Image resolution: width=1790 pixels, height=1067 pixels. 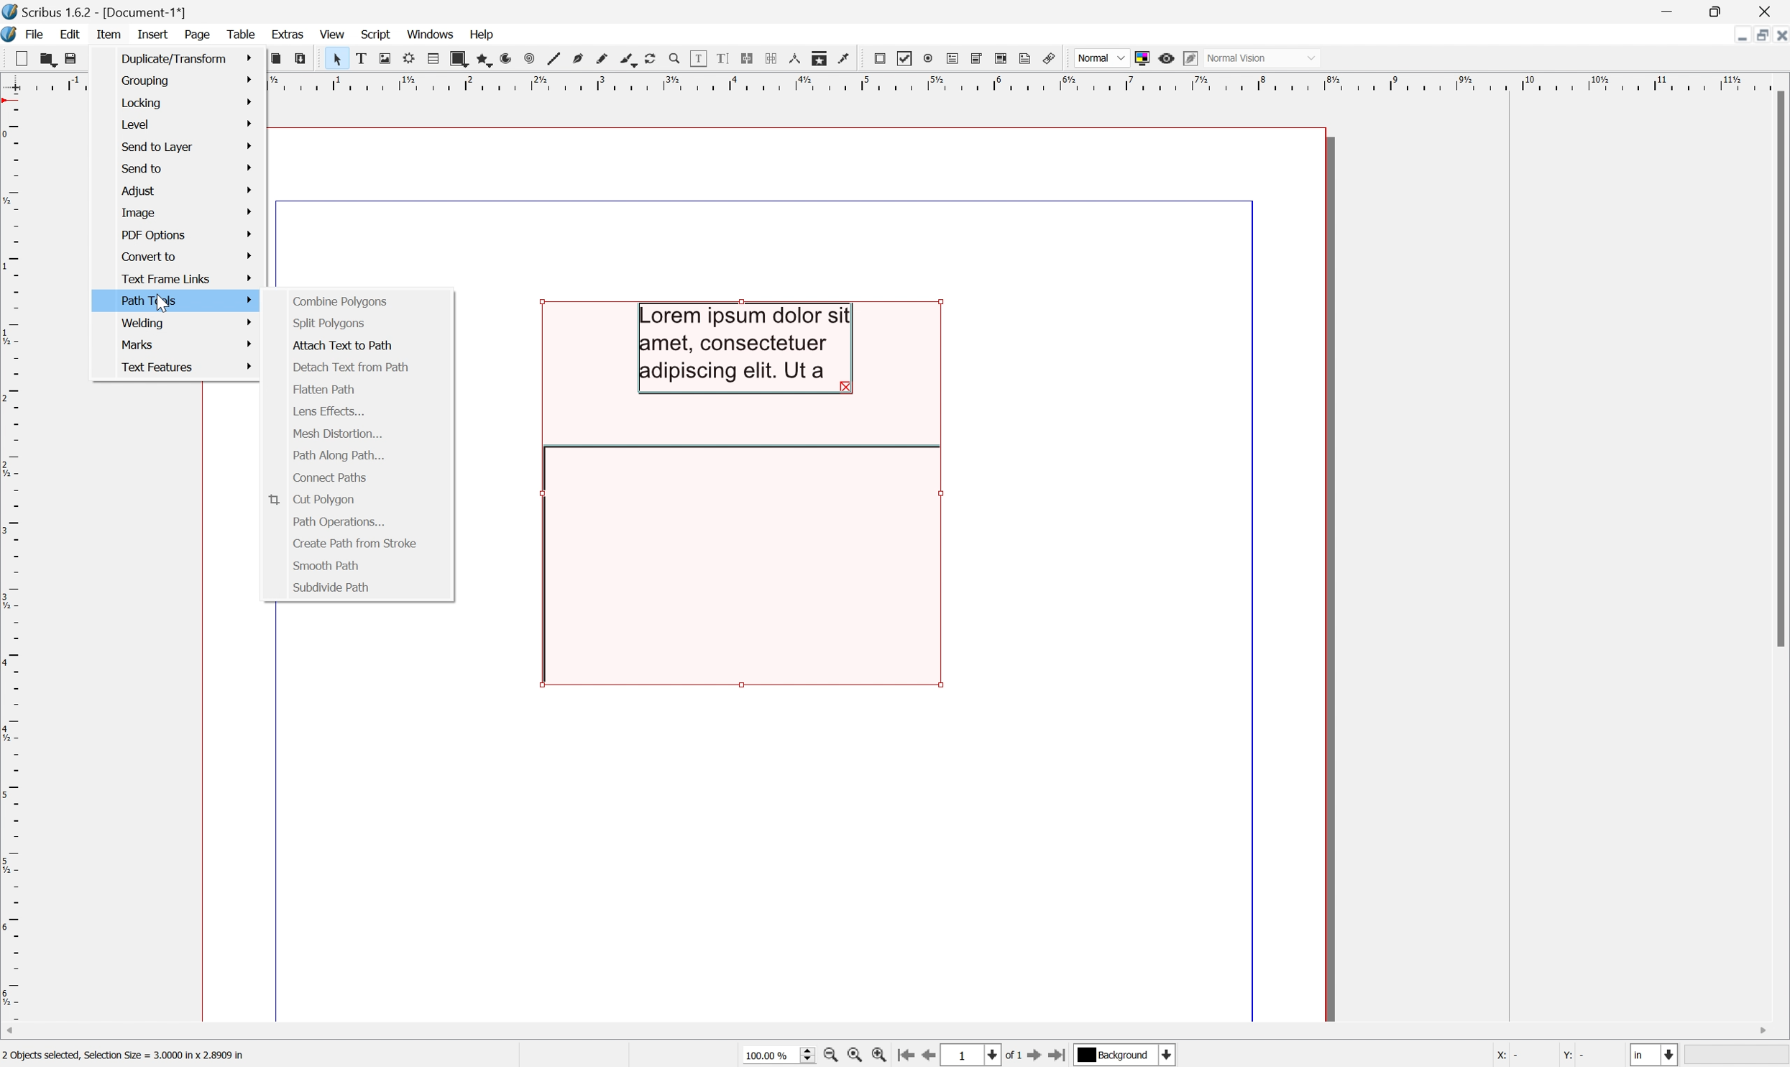 What do you see at coordinates (1265, 58) in the screenshot?
I see `Normal mode` at bounding box center [1265, 58].